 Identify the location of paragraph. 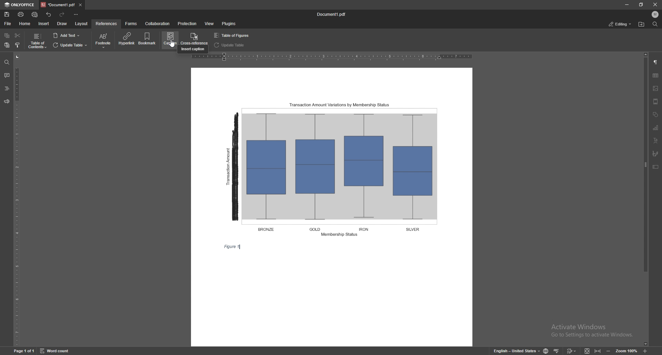
(655, 62).